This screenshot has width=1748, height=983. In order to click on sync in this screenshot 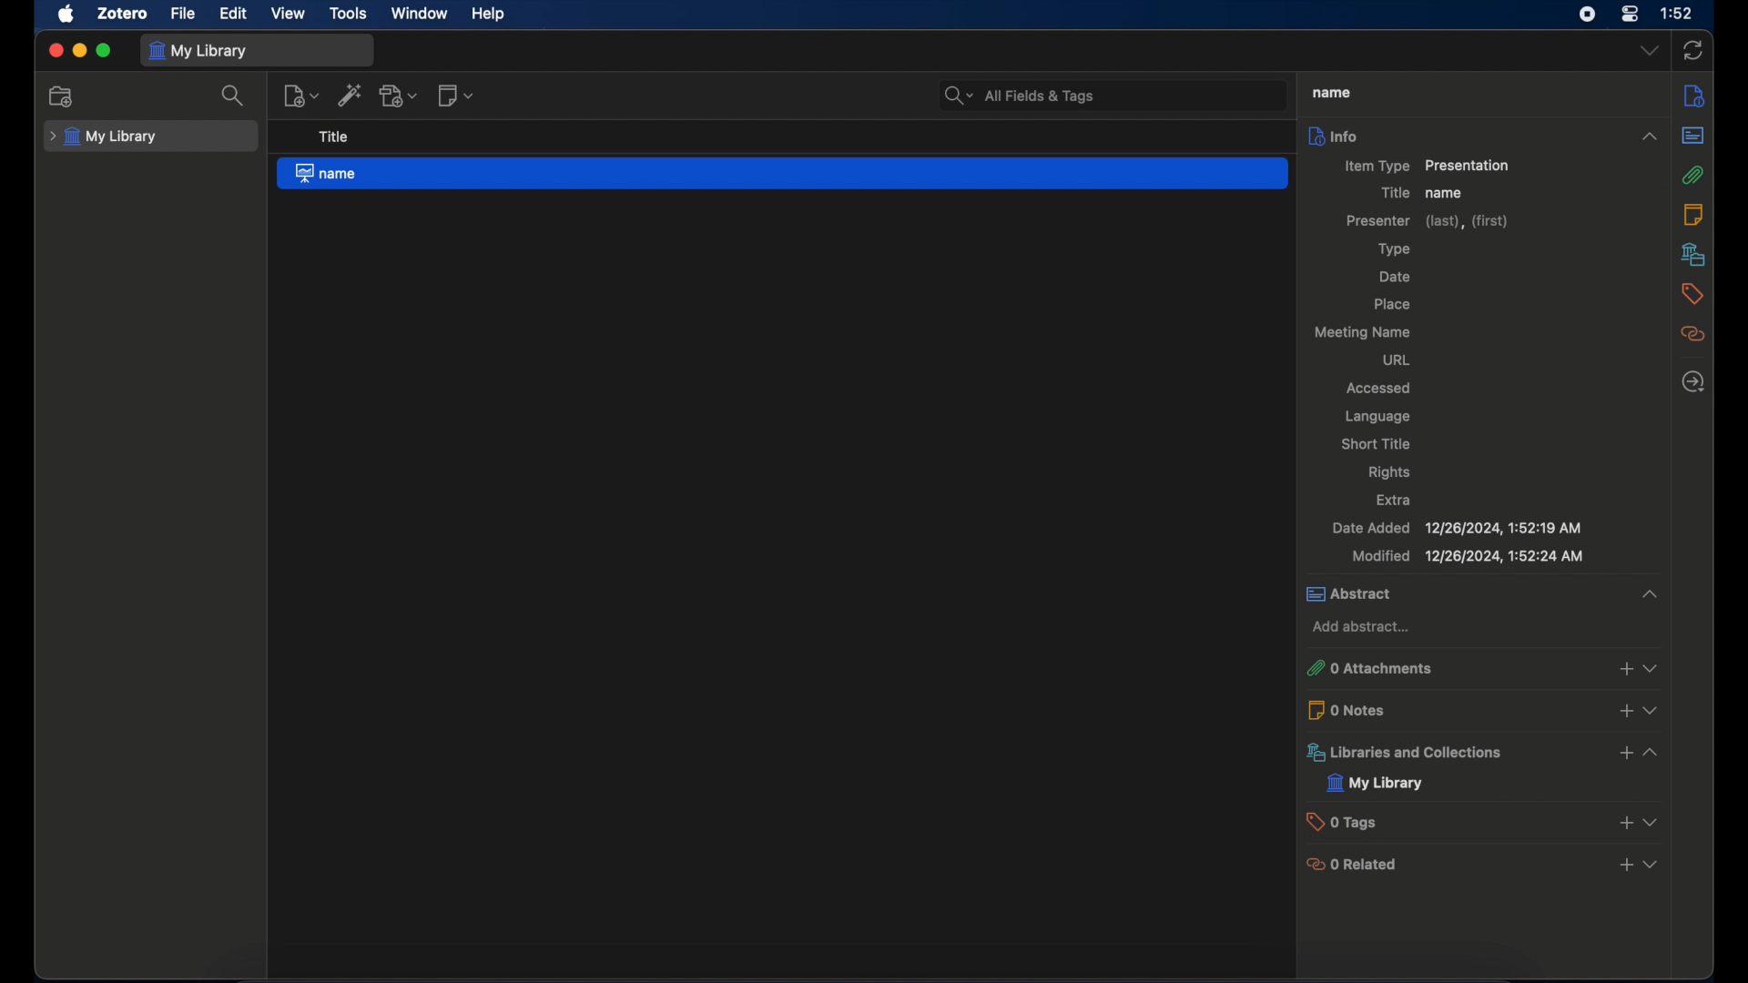, I will do `click(1693, 52)`.